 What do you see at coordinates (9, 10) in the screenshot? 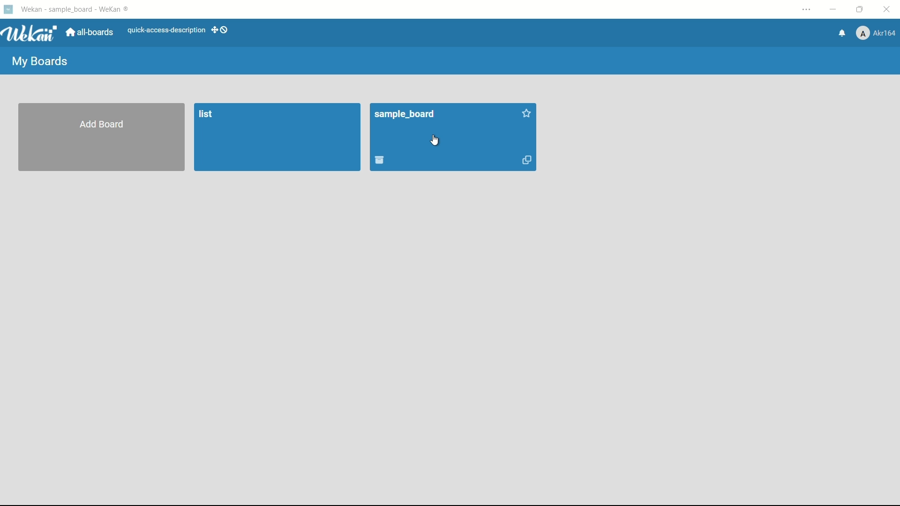
I see `wekan logo` at bounding box center [9, 10].